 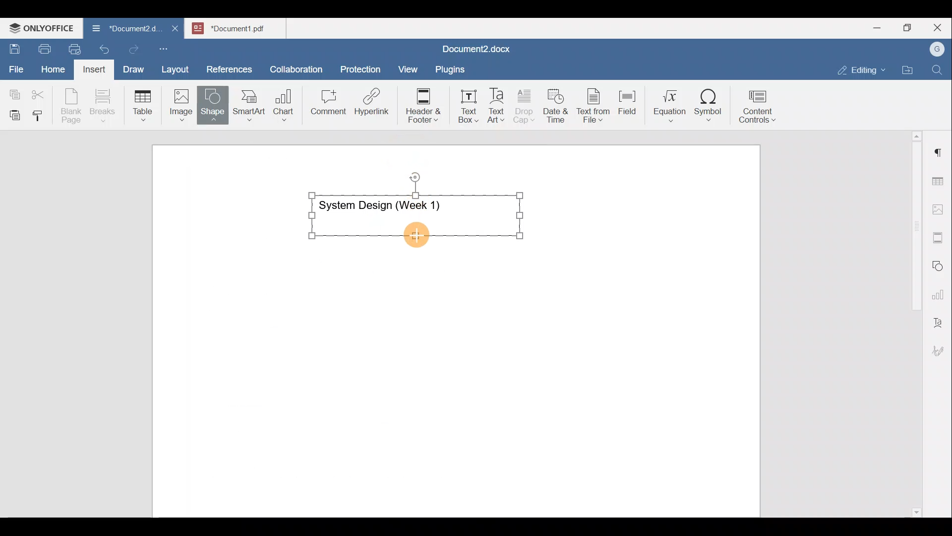 I want to click on Home, so click(x=54, y=68).